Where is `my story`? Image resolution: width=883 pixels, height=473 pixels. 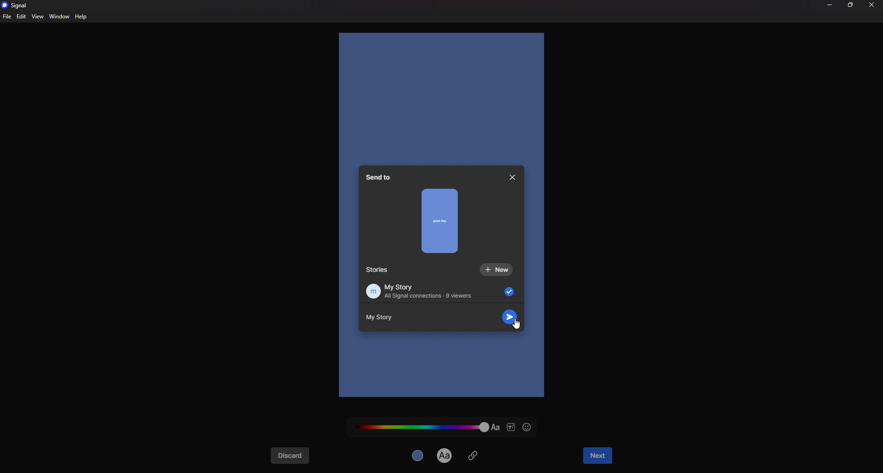 my story is located at coordinates (386, 318).